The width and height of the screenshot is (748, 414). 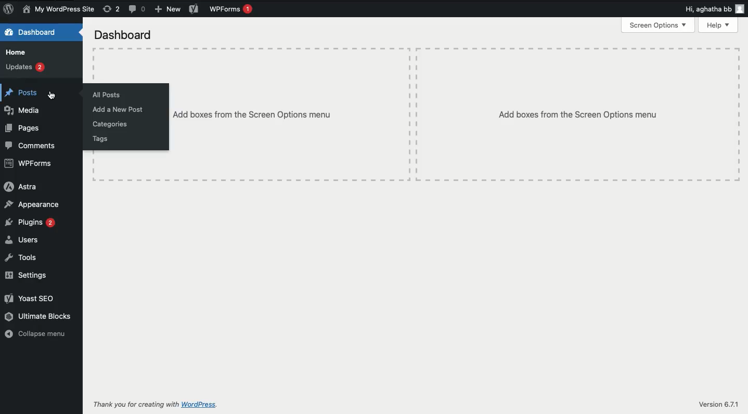 What do you see at coordinates (99, 140) in the screenshot?
I see `Tags` at bounding box center [99, 140].